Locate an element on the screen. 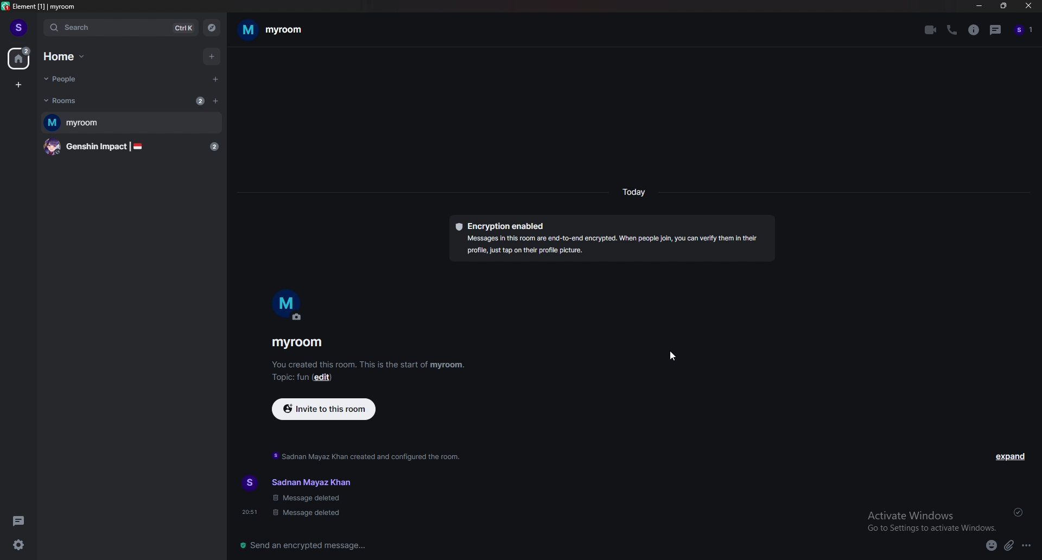  you created this room. this is the start of myroom. is located at coordinates (366, 365).